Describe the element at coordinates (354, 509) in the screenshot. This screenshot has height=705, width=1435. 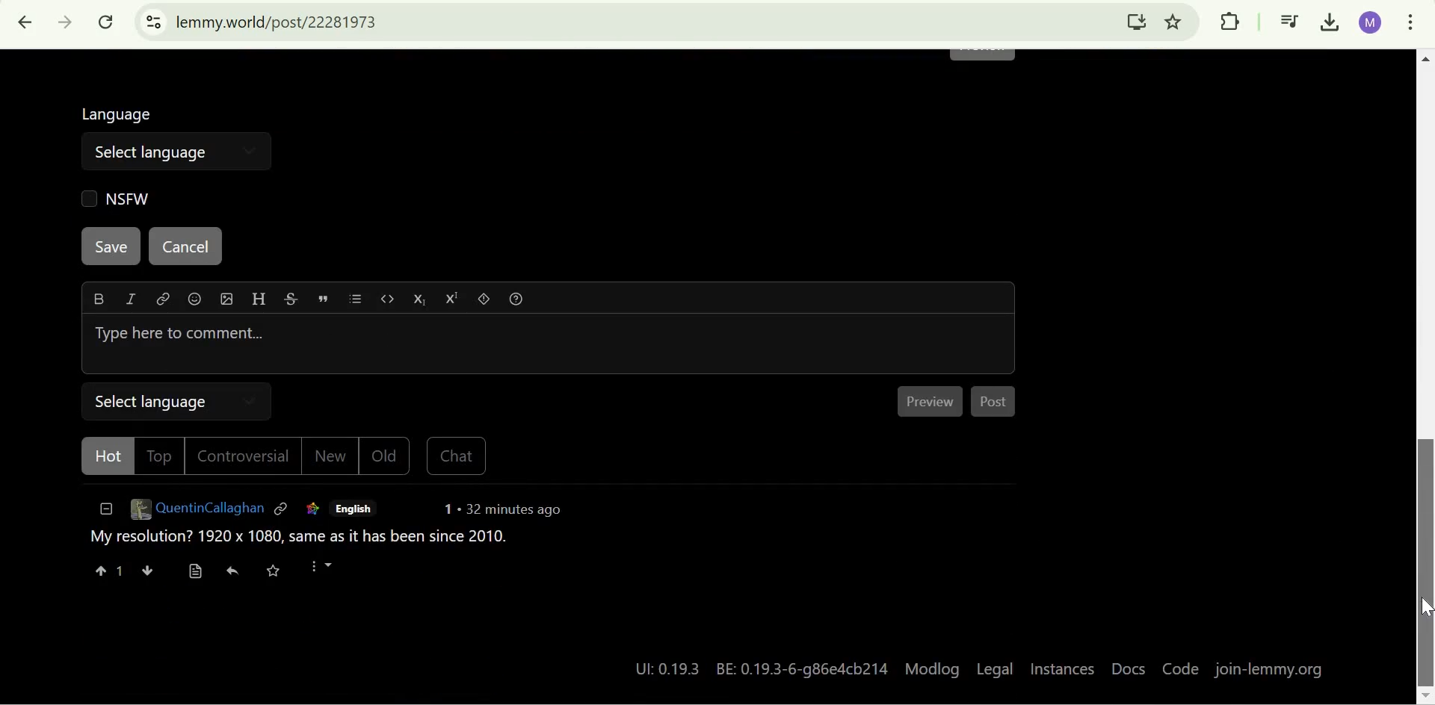
I see `English` at that location.